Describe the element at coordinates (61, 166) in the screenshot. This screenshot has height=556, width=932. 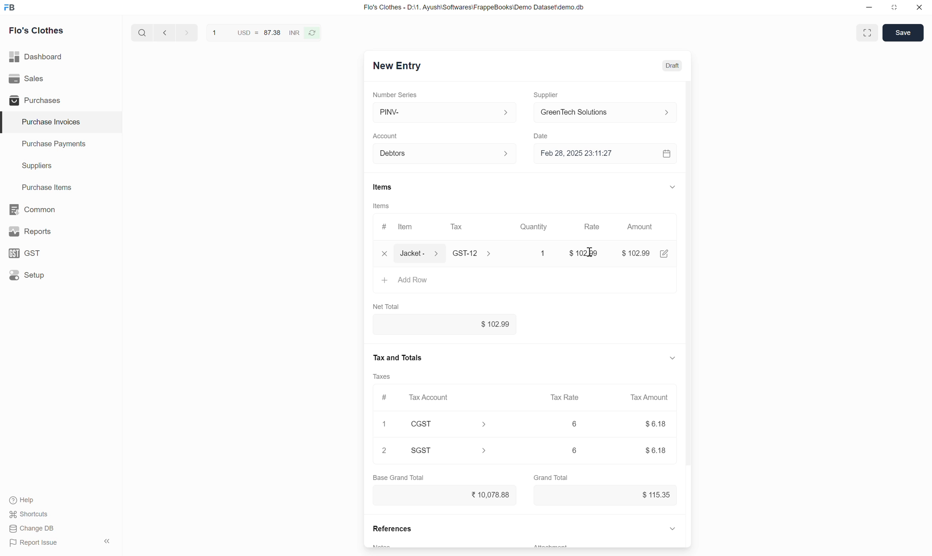
I see `Suppliers` at that location.